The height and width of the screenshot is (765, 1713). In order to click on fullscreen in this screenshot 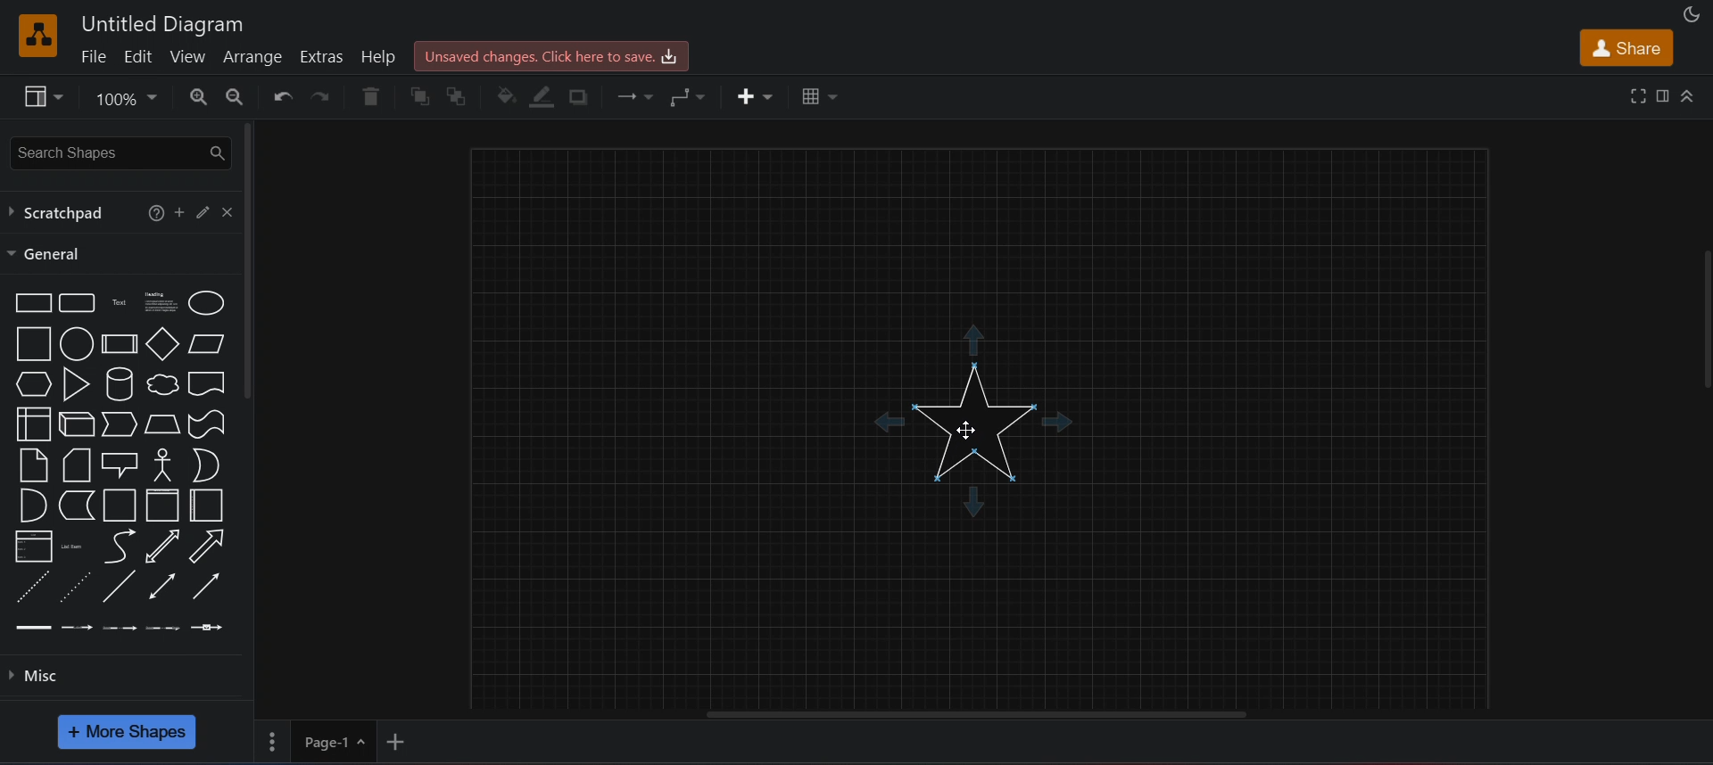, I will do `click(1635, 95)`.